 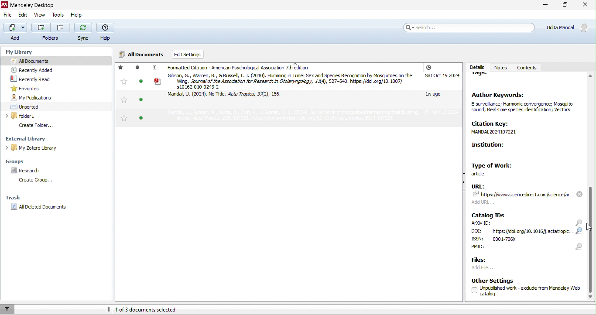 What do you see at coordinates (586, 6) in the screenshot?
I see `close` at bounding box center [586, 6].